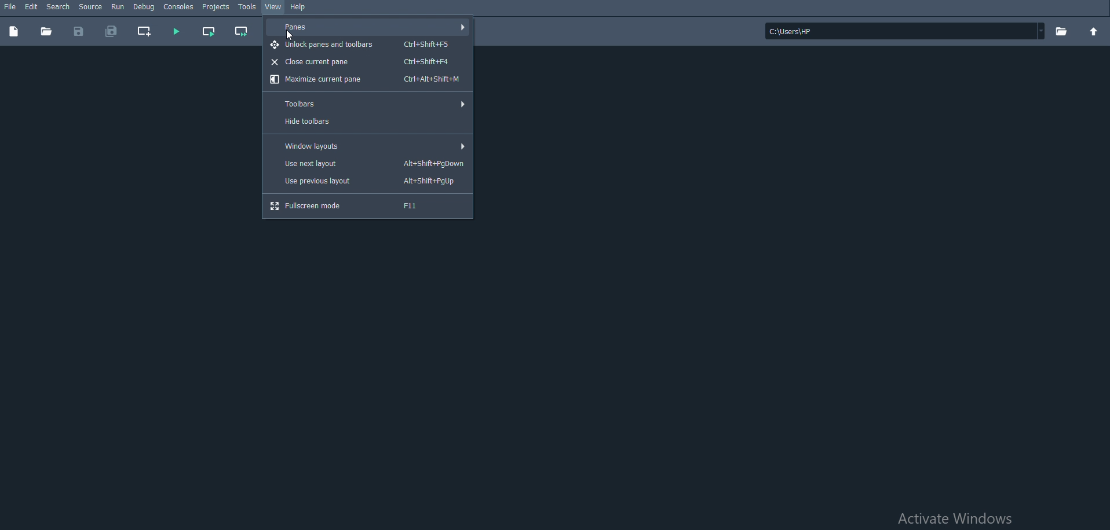 Image resolution: width=1110 pixels, height=530 pixels. Describe the element at coordinates (366, 205) in the screenshot. I see `Fullscreen mode` at that location.